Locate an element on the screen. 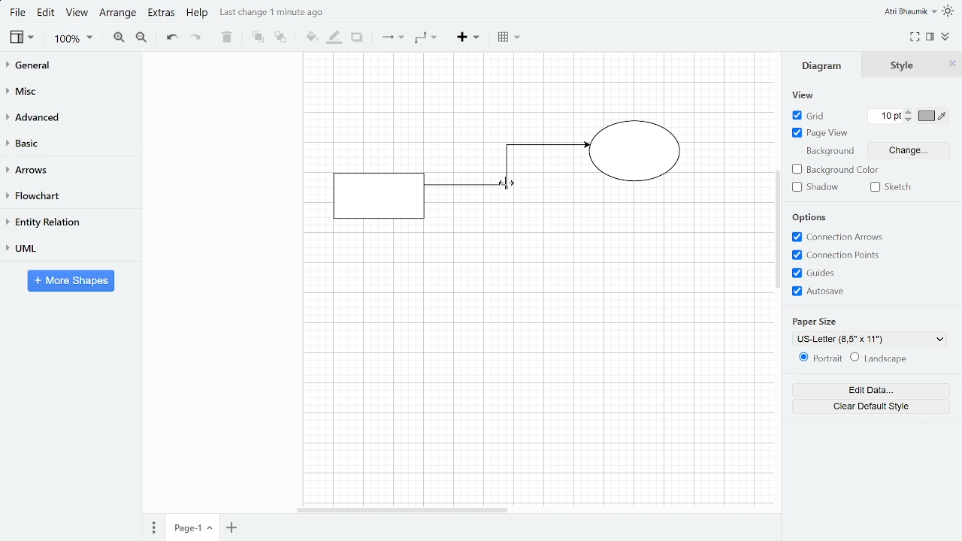  Connection points is located at coordinates (839, 255).